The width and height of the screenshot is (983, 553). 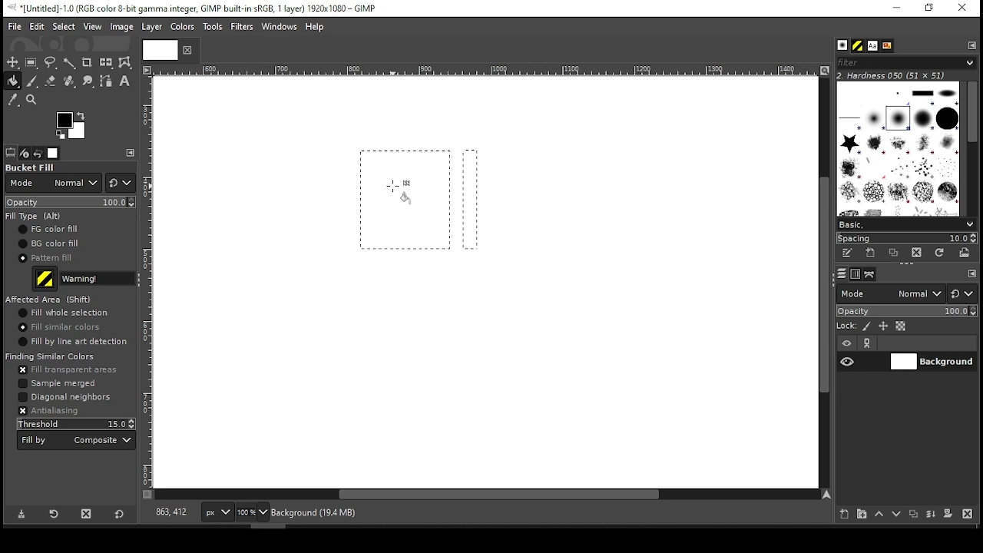 What do you see at coordinates (151, 27) in the screenshot?
I see `layer` at bounding box center [151, 27].